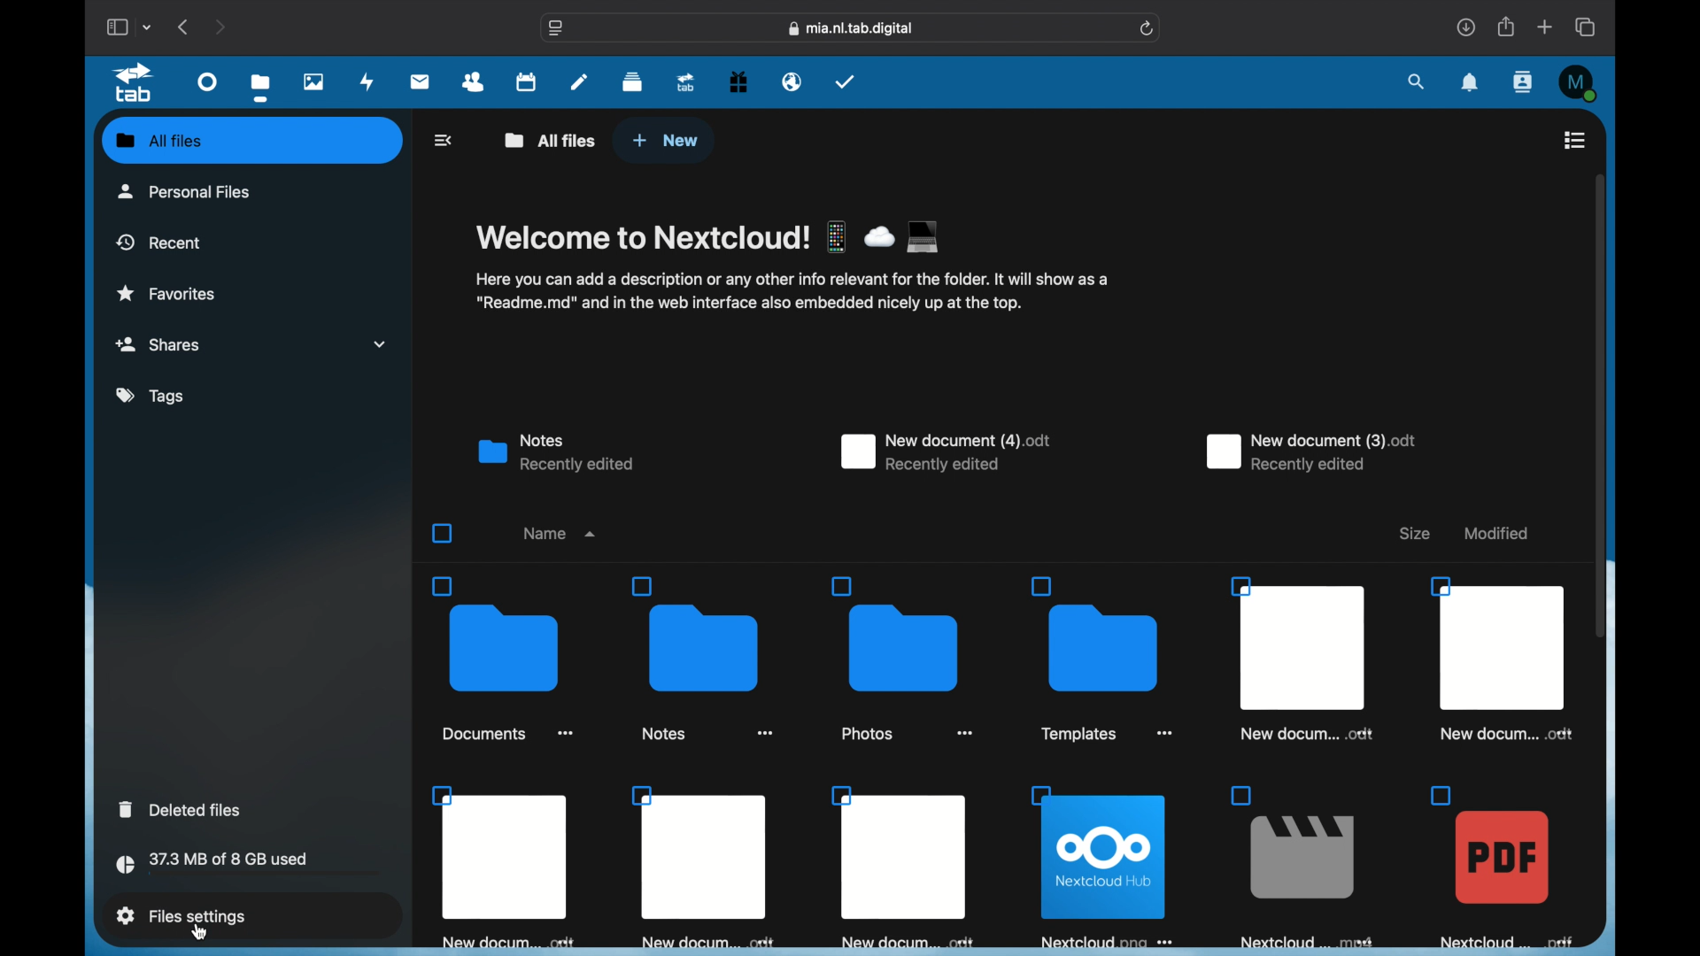 Image resolution: width=1700 pixels, height=956 pixels. What do you see at coordinates (850, 28) in the screenshot?
I see `web address` at bounding box center [850, 28].